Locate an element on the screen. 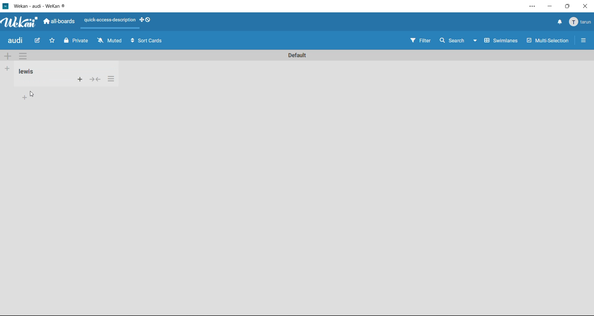  tarun is located at coordinates (581, 23).